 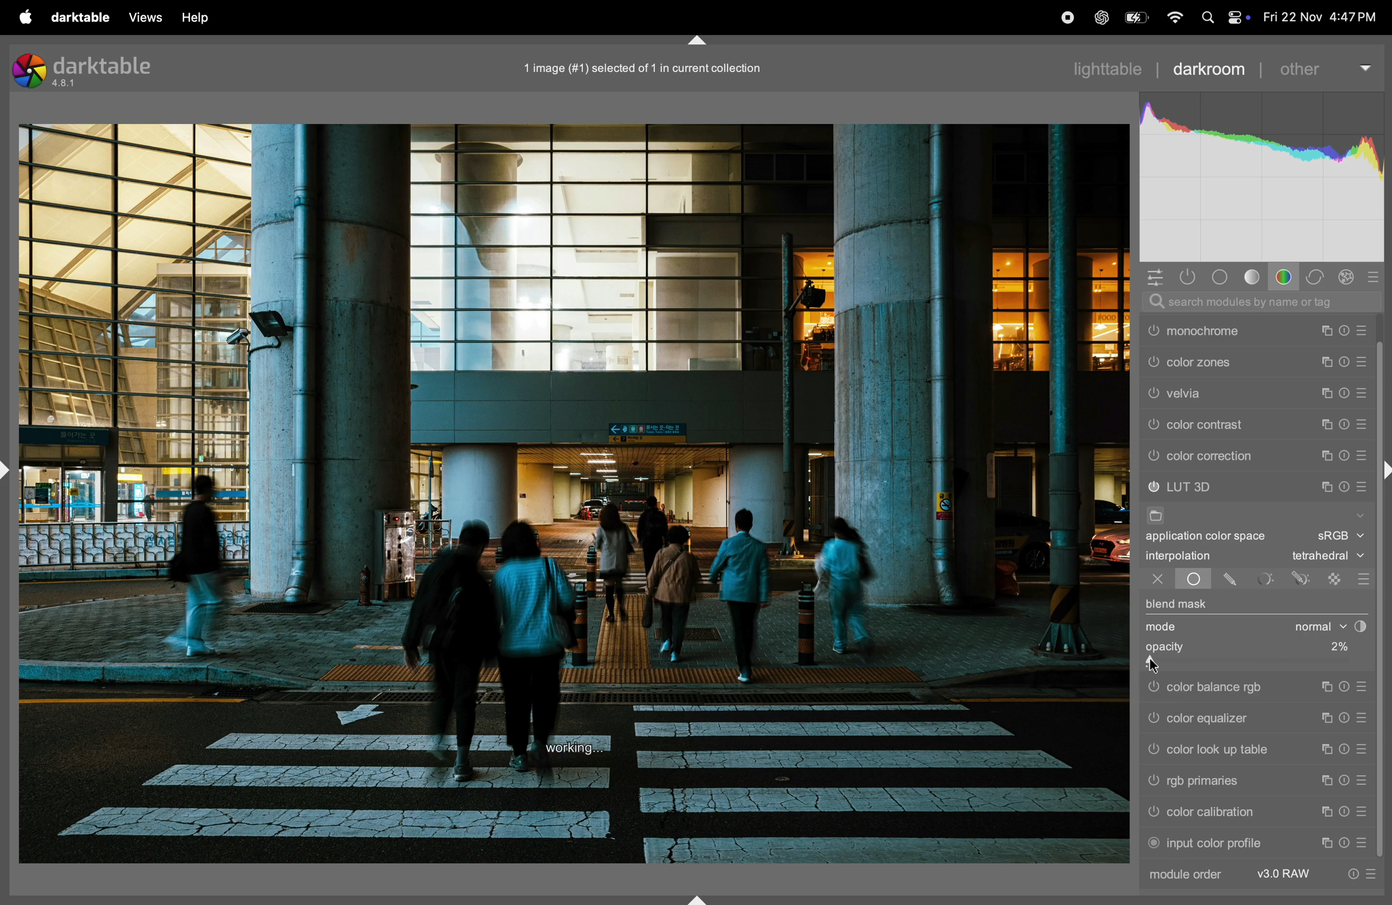 What do you see at coordinates (1156, 813) in the screenshot?
I see `color calibration switched off` at bounding box center [1156, 813].